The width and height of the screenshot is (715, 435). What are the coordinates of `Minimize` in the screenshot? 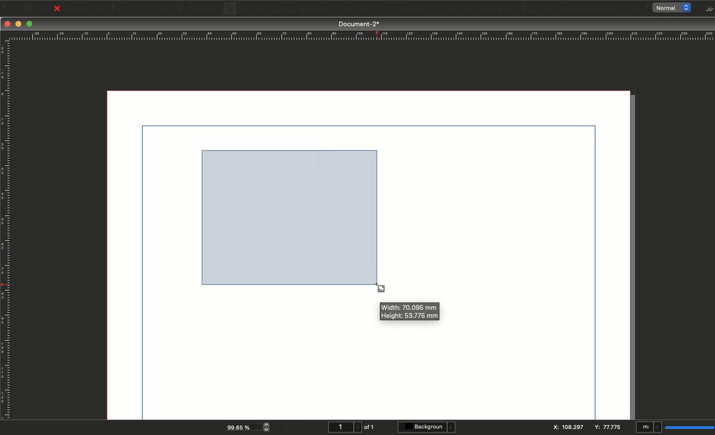 It's located at (19, 24).